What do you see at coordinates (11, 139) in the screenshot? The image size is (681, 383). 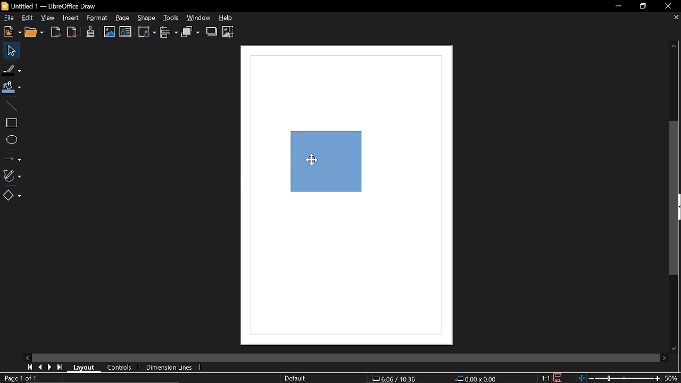 I see `Ellipse` at bounding box center [11, 139].